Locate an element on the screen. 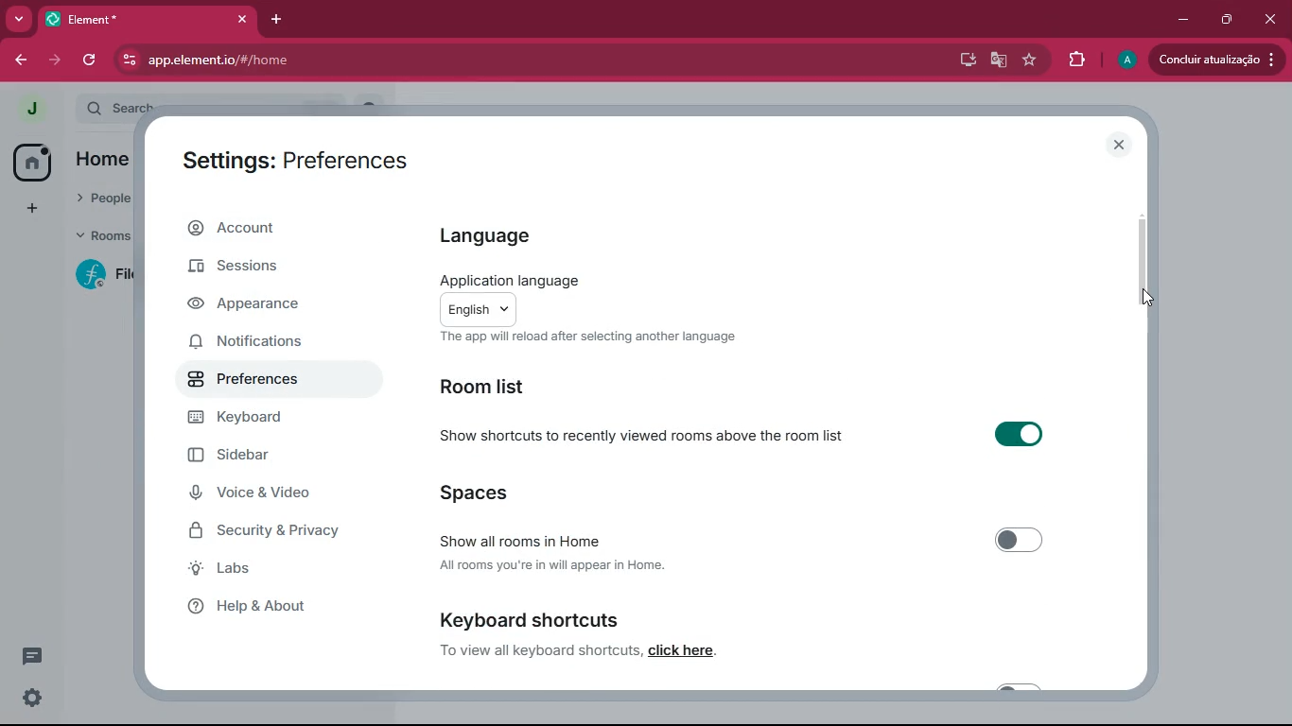 Image resolution: width=1292 pixels, height=726 pixels. The app will reload after selecting another language is located at coordinates (598, 340).